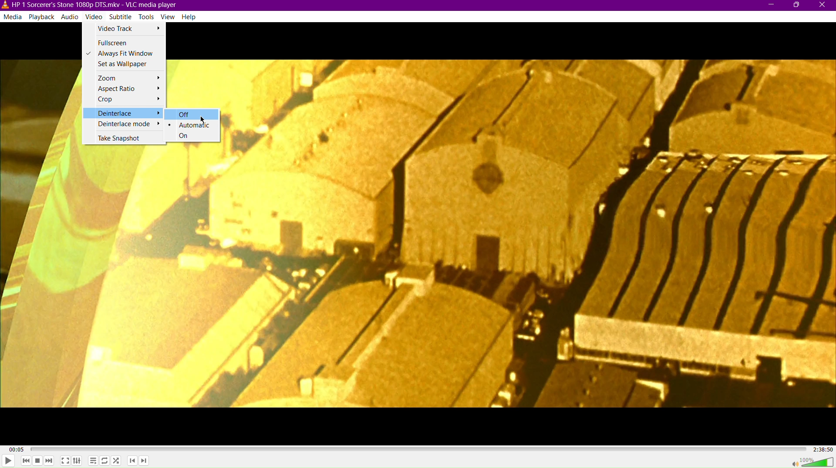  Describe the element at coordinates (133, 461) in the screenshot. I see `Previous Chapter` at that location.